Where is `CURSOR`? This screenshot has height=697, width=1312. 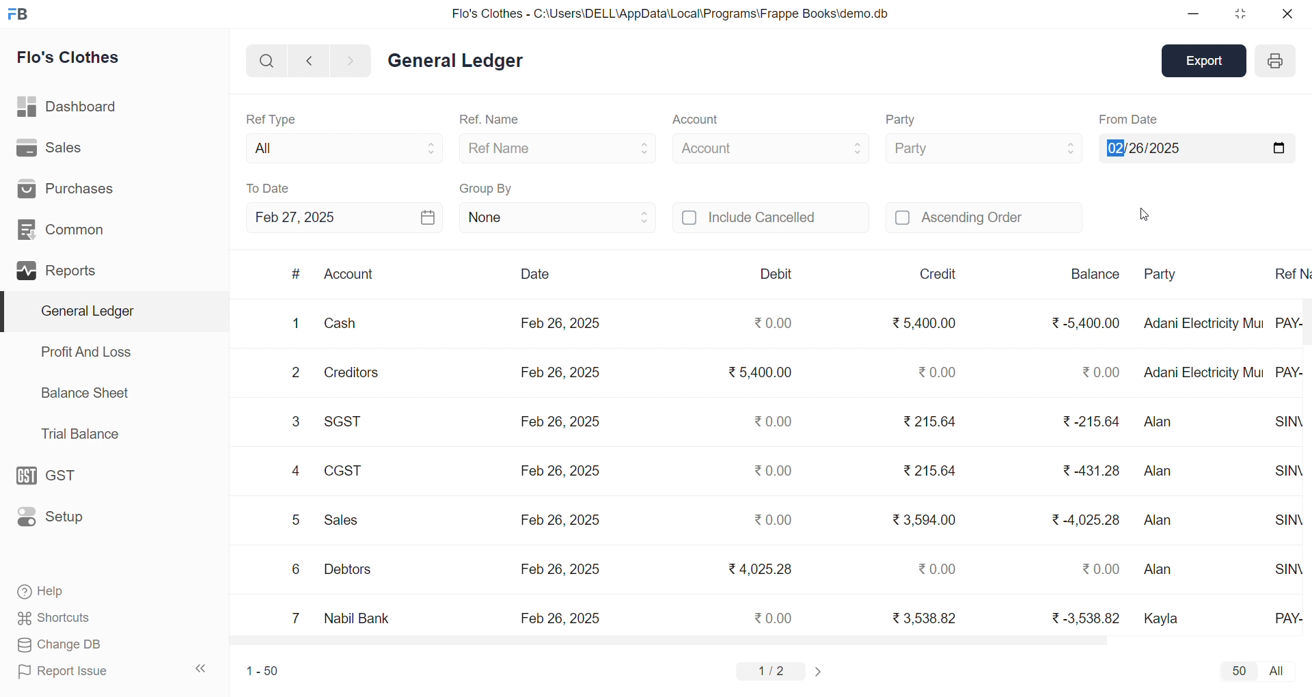
CURSOR is located at coordinates (1145, 217).